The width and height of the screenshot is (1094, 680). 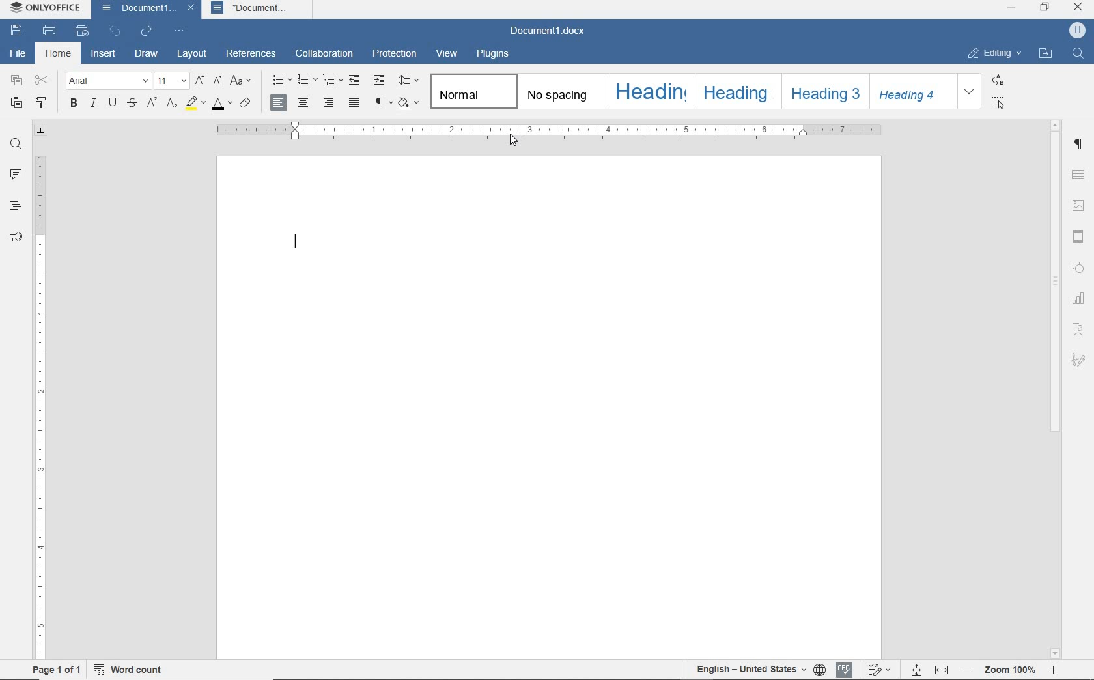 What do you see at coordinates (126, 670) in the screenshot?
I see `WORD COUNT` at bounding box center [126, 670].